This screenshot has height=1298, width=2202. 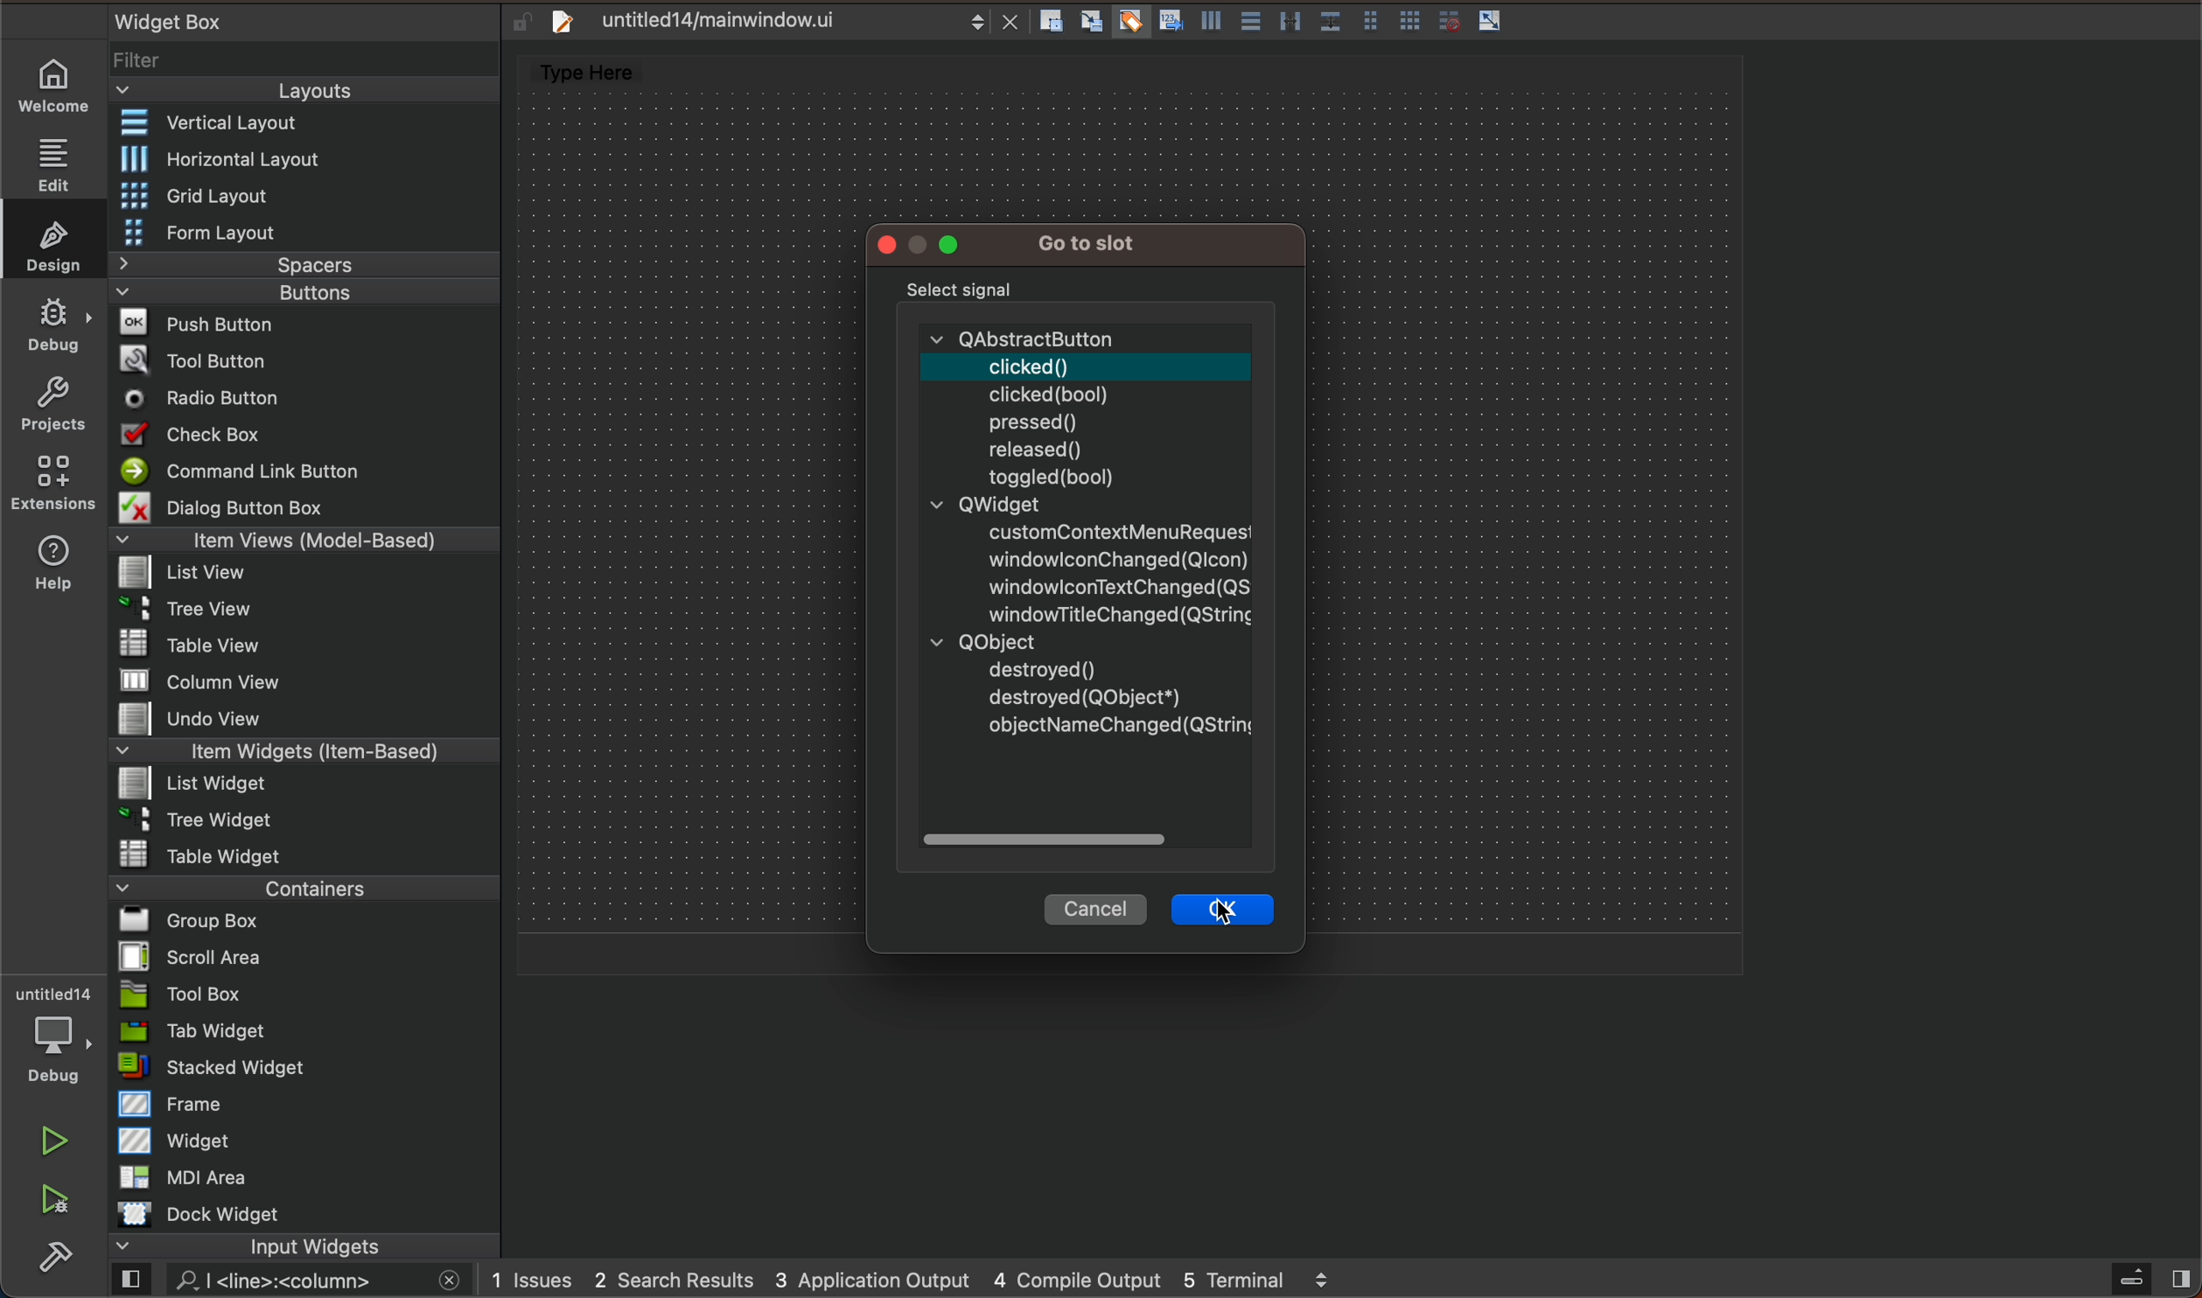 What do you see at coordinates (1409, 20) in the screenshot?
I see `` at bounding box center [1409, 20].